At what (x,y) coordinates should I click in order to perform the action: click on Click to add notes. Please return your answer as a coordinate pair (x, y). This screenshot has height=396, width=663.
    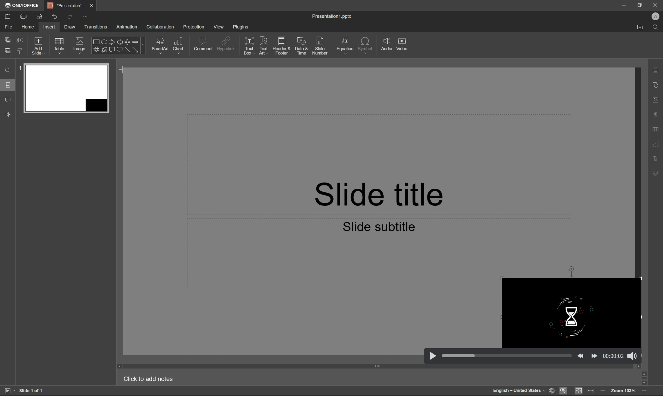
    Looking at the image, I should click on (149, 379).